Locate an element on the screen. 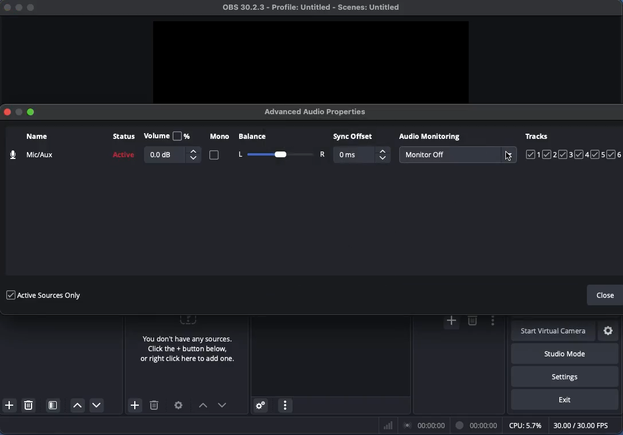 The image size is (623, 435). delete is located at coordinates (472, 321).